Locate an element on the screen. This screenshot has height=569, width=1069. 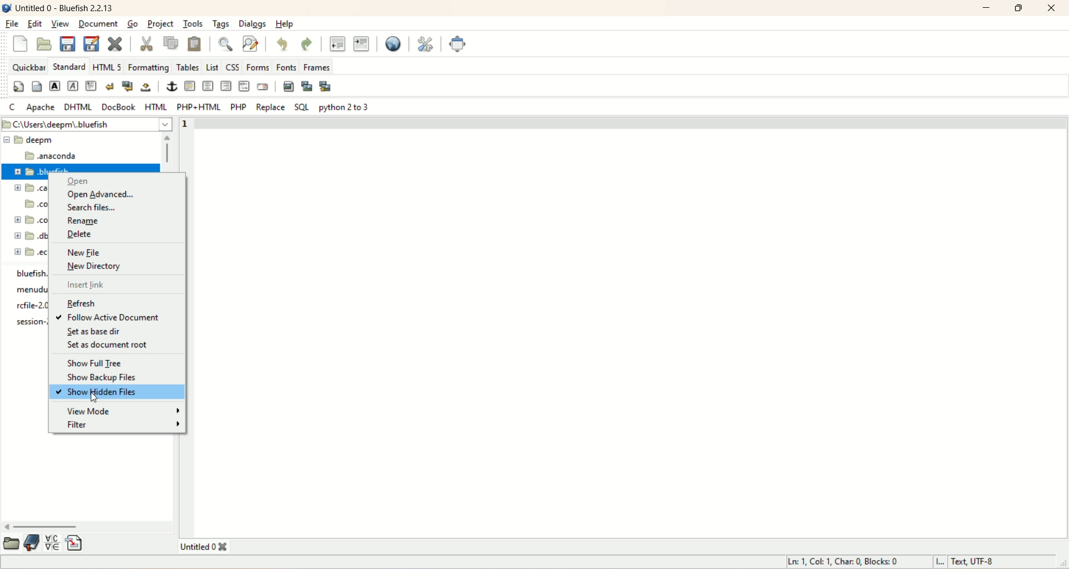
edit is located at coordinates (34, 24).